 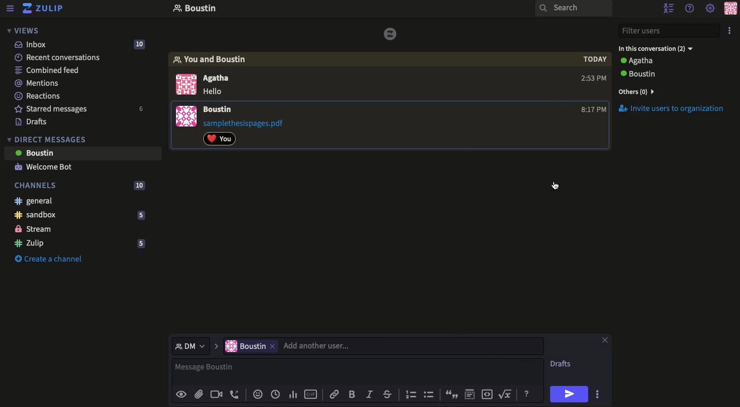 What do you see at coordinates (81, 245) in the screenshot?
I see `Zulip` at bounding box center [81, 245].